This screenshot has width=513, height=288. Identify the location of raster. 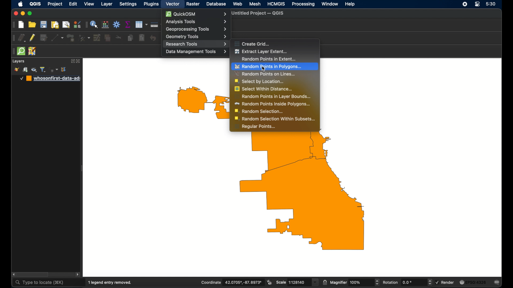
(193, 4).